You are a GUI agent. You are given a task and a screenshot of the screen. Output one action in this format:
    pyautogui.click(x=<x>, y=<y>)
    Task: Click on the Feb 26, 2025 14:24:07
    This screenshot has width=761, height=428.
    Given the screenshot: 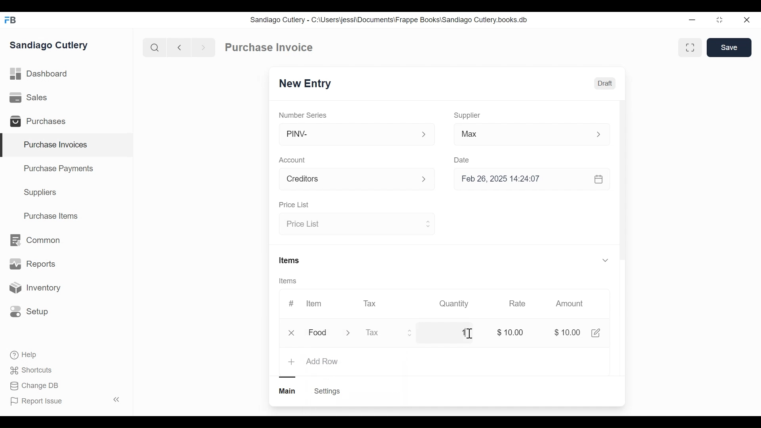 What is the action you would take?
    pyautogui.click(x=527, y=179)
    